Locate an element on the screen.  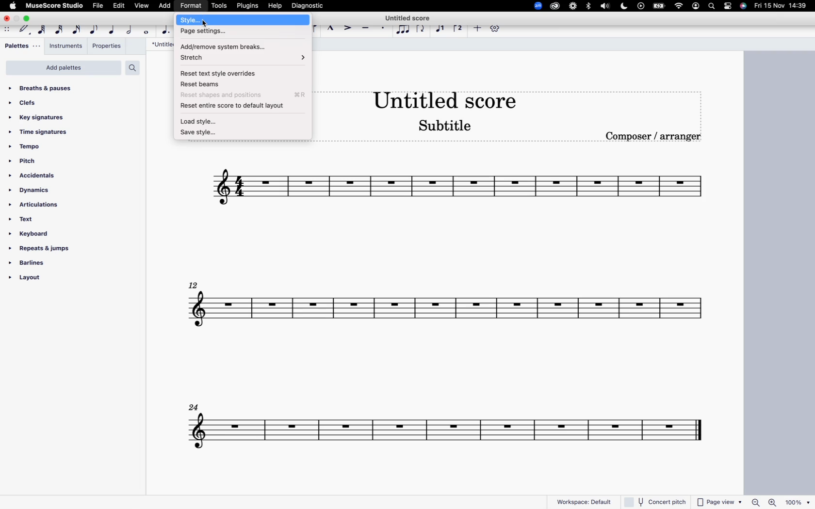
staccato is located at coordinates (383, 31).